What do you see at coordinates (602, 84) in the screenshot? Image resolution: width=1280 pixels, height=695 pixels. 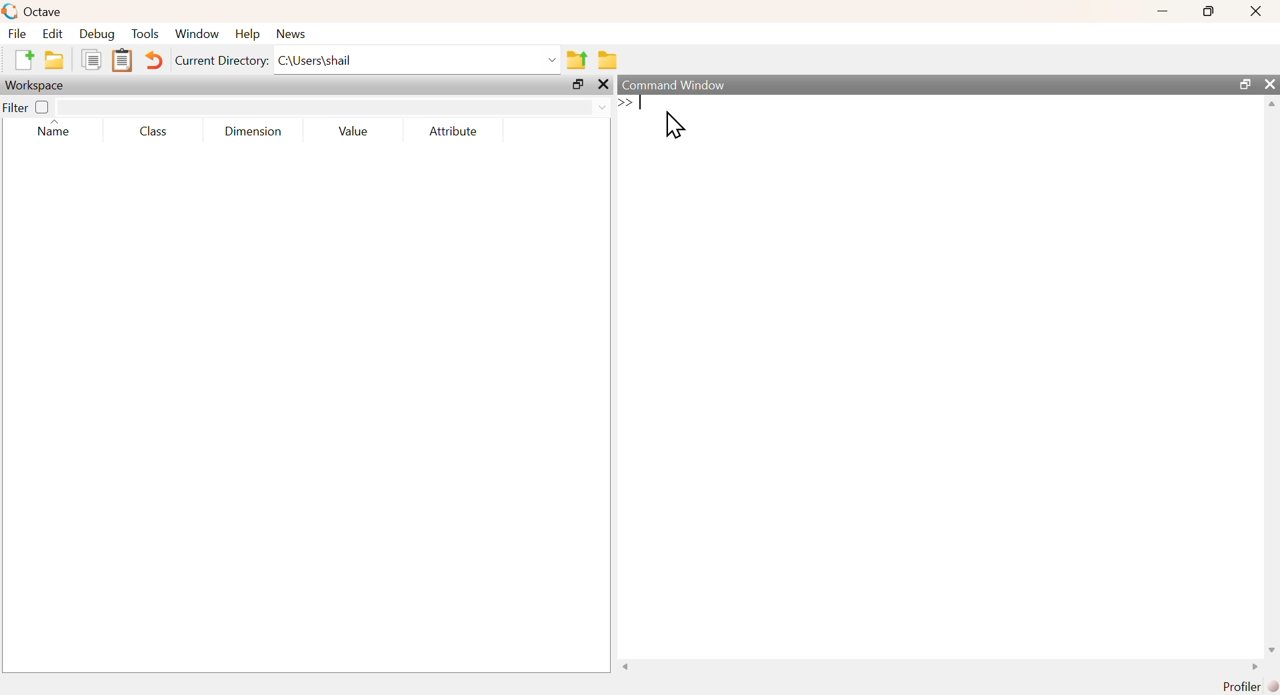 I see `close` at bounding box center [602, 84].